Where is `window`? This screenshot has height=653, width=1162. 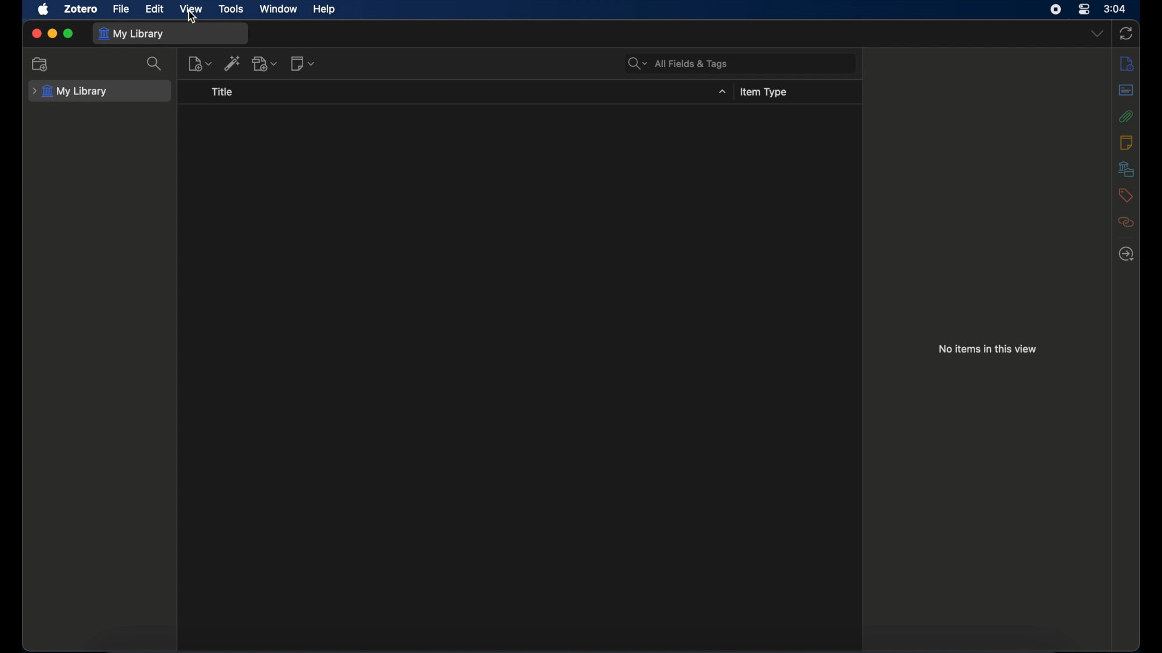
window is located at coordinates (280, 9).